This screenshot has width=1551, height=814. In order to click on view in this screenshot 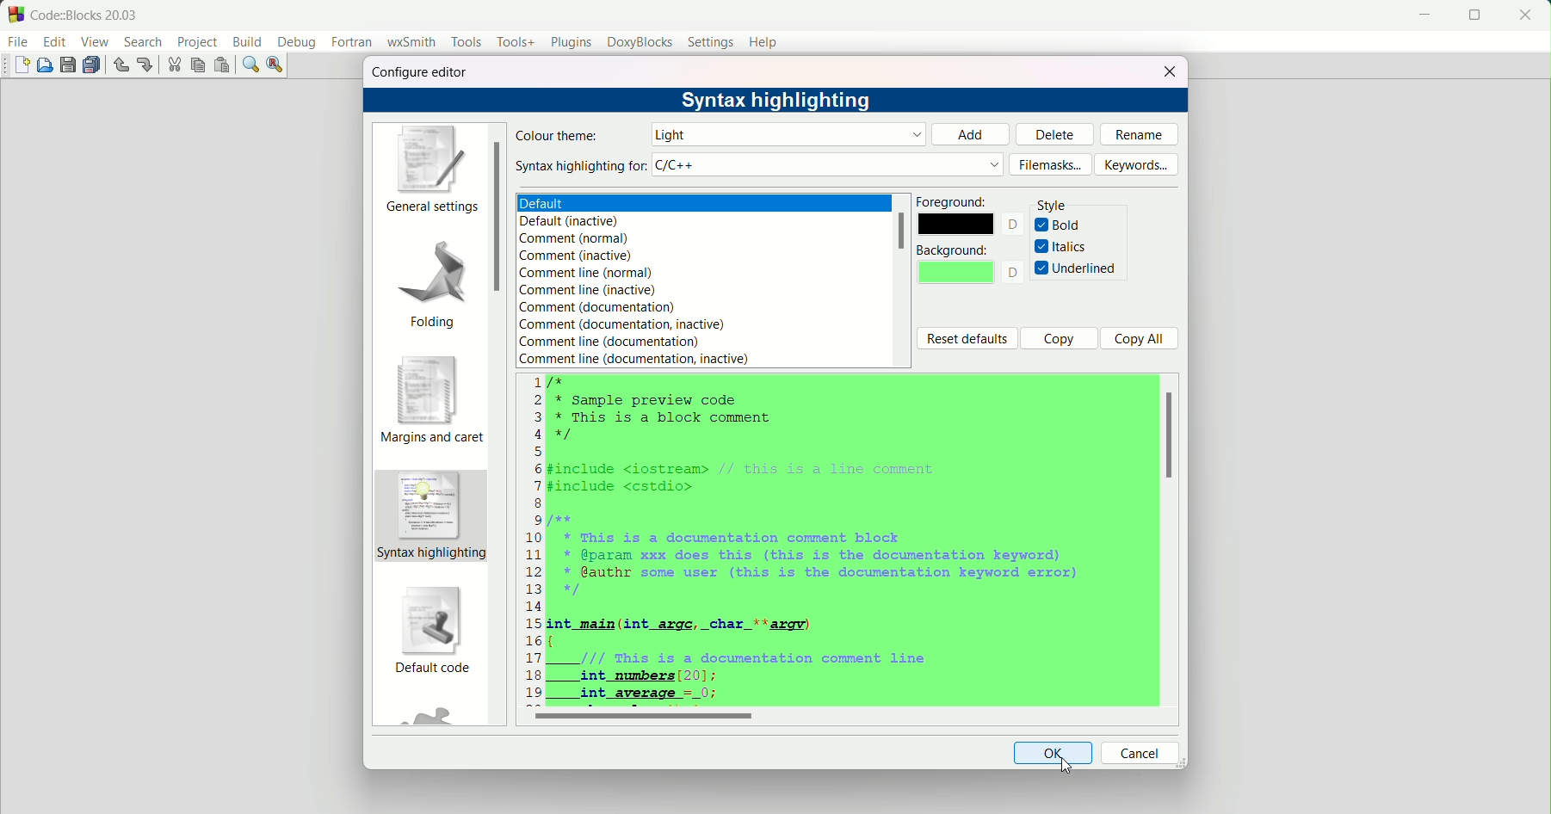, I will do `click(96, 42)`.